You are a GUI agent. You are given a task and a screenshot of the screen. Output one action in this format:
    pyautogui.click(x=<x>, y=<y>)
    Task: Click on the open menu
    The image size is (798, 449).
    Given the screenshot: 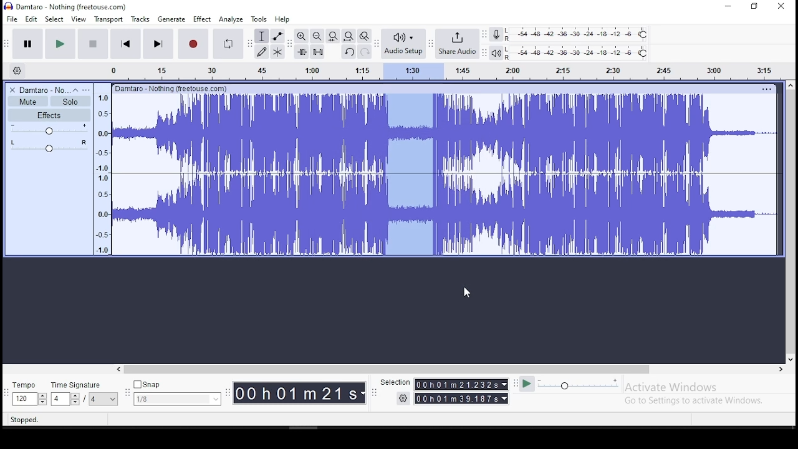 What is the action you would take?
    pyautogui.click(x=86, y=90)
    